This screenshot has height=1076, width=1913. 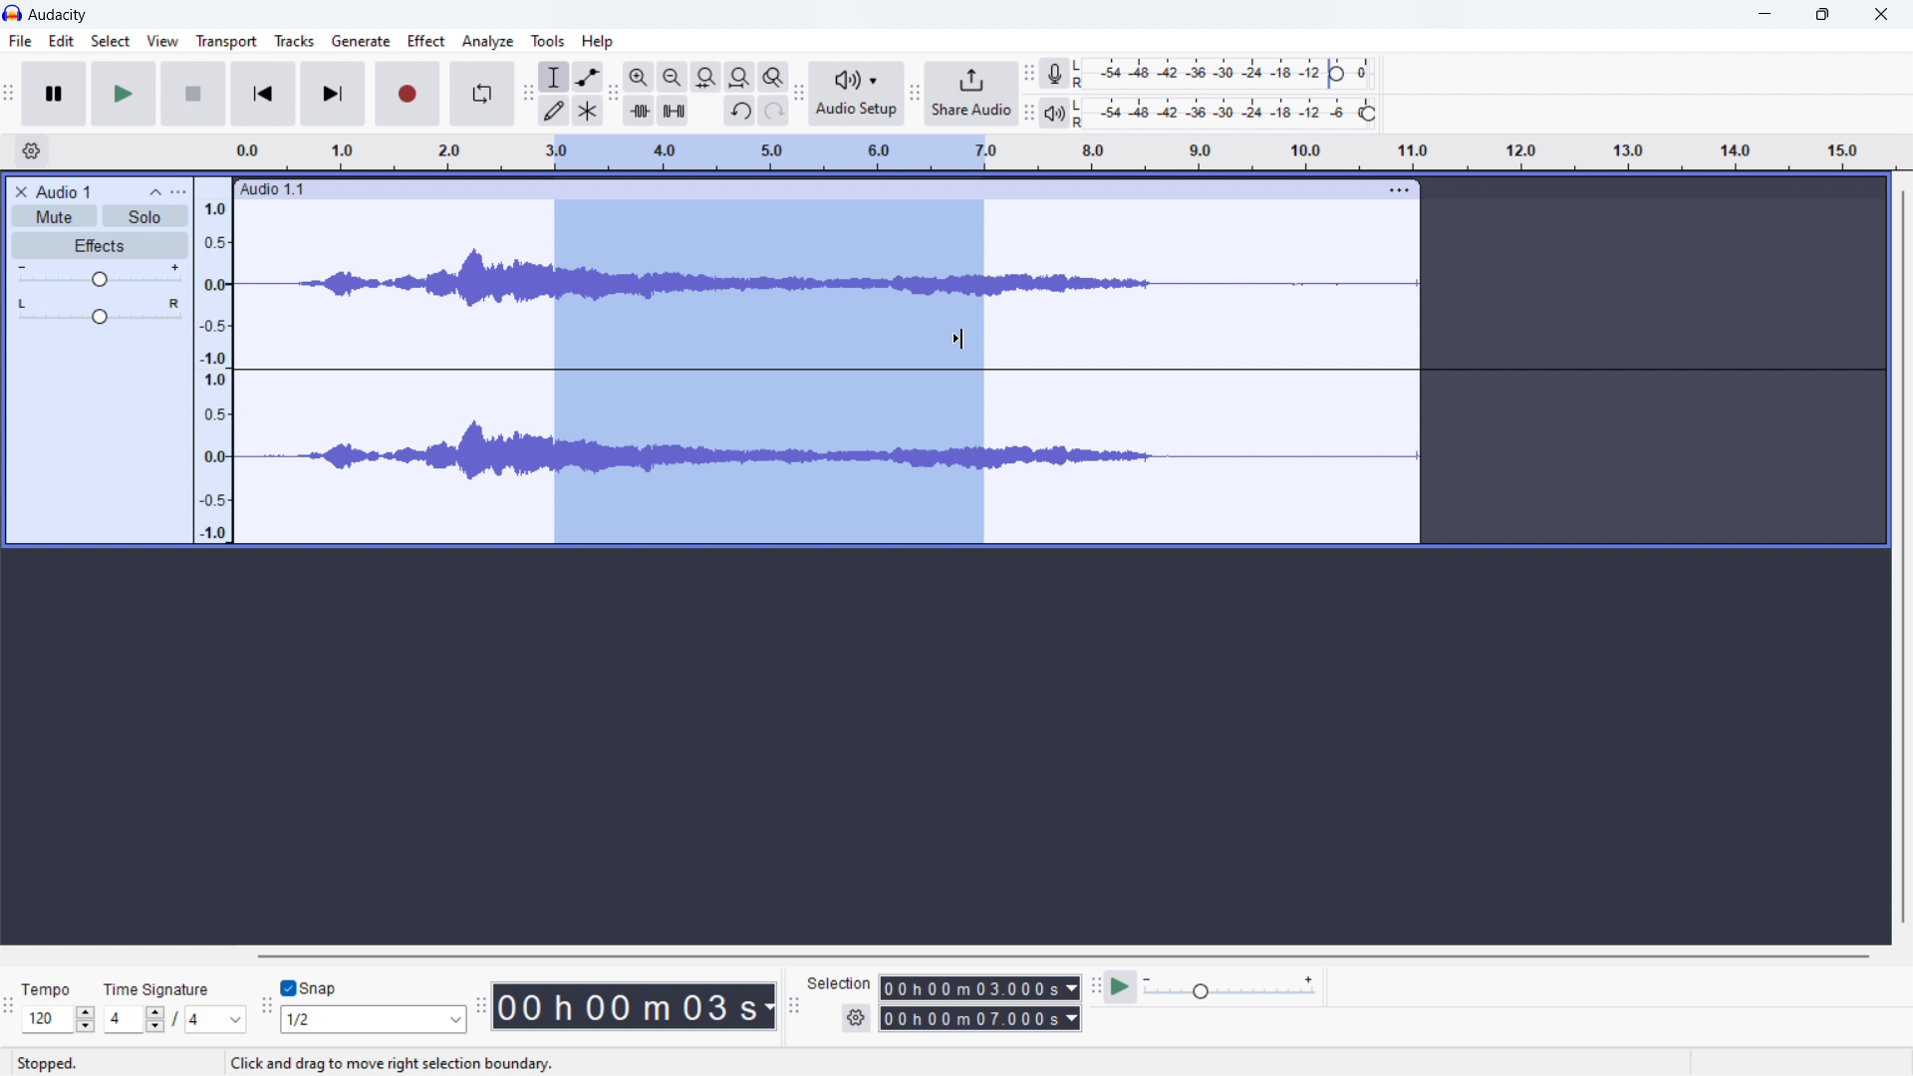 I want to click on playback speed, so click(x=1229, y=986).